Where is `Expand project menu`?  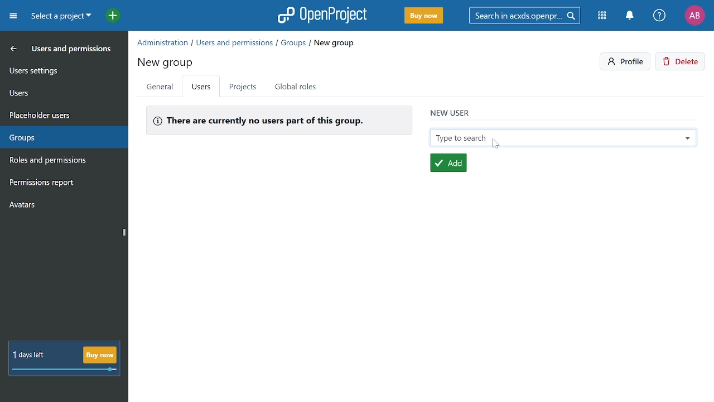
Expand project menu is located at coordinates (13, 16).